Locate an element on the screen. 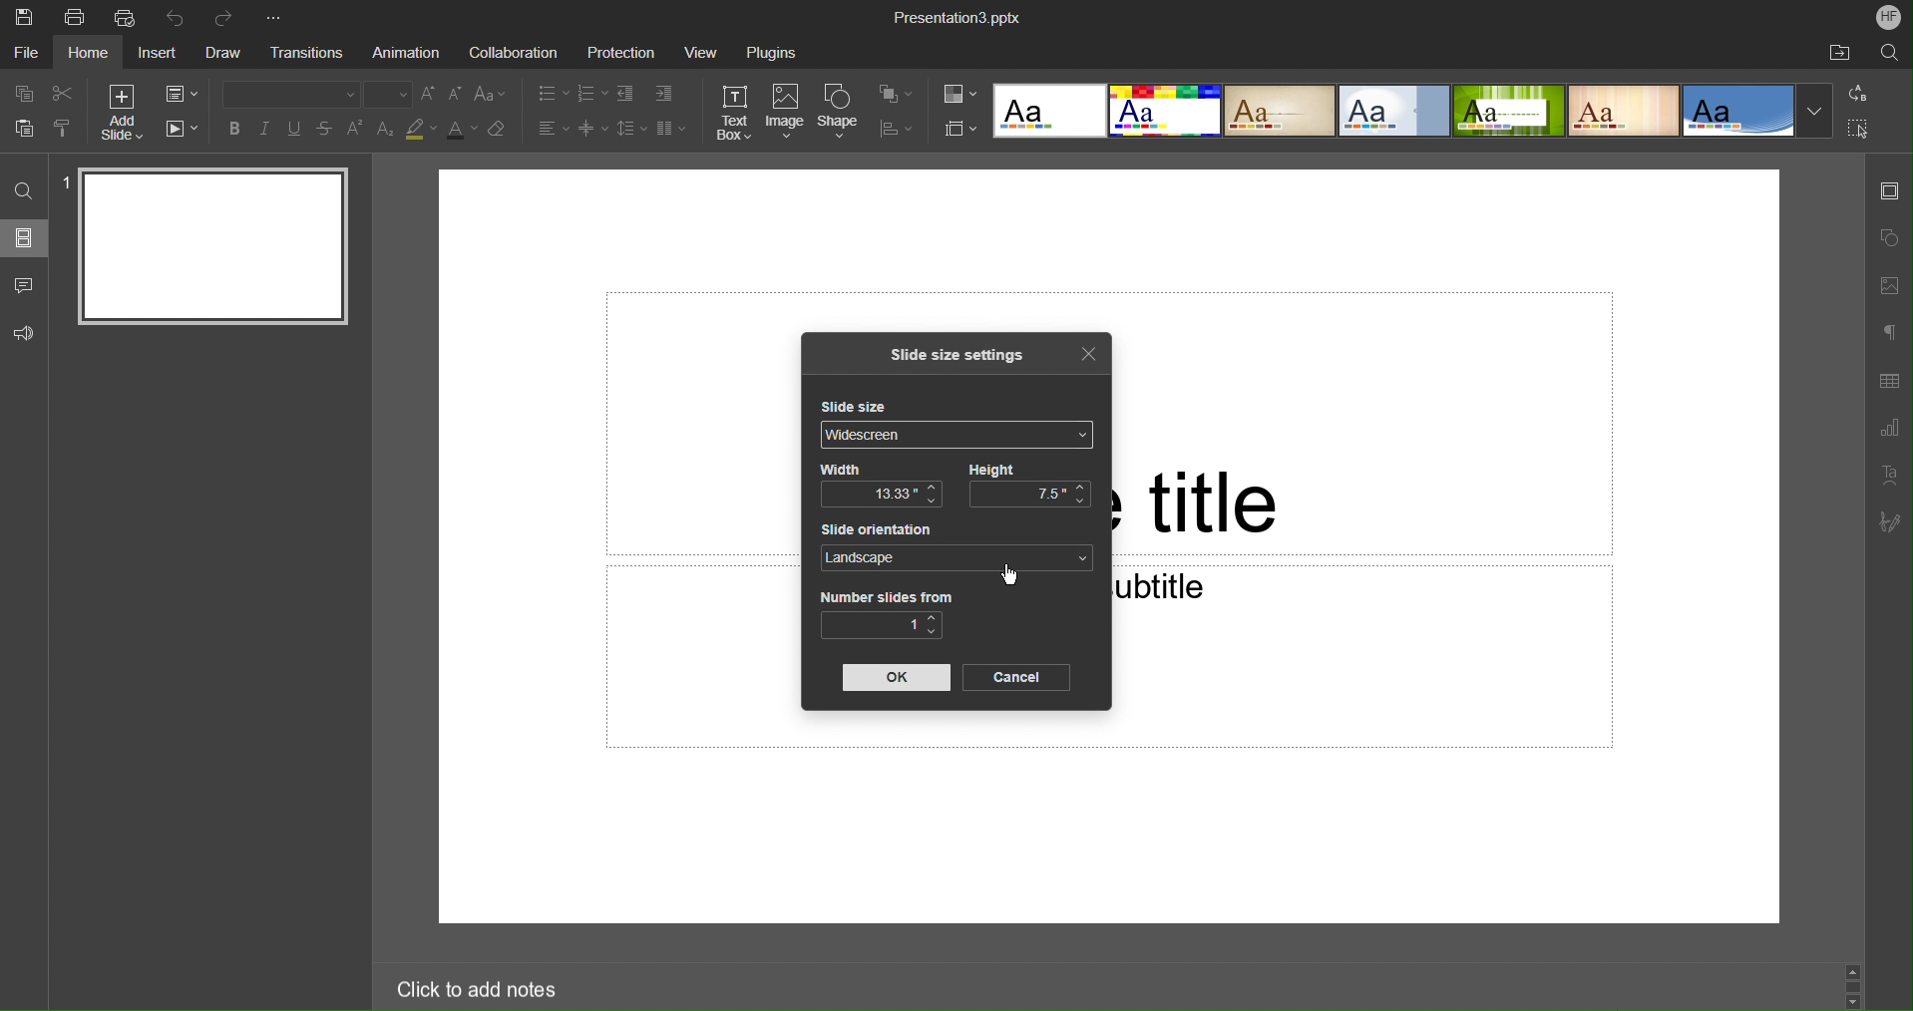 The height and width of the screenshot is (1011, 1913). Quick Print is located at coordinates (127, 19).